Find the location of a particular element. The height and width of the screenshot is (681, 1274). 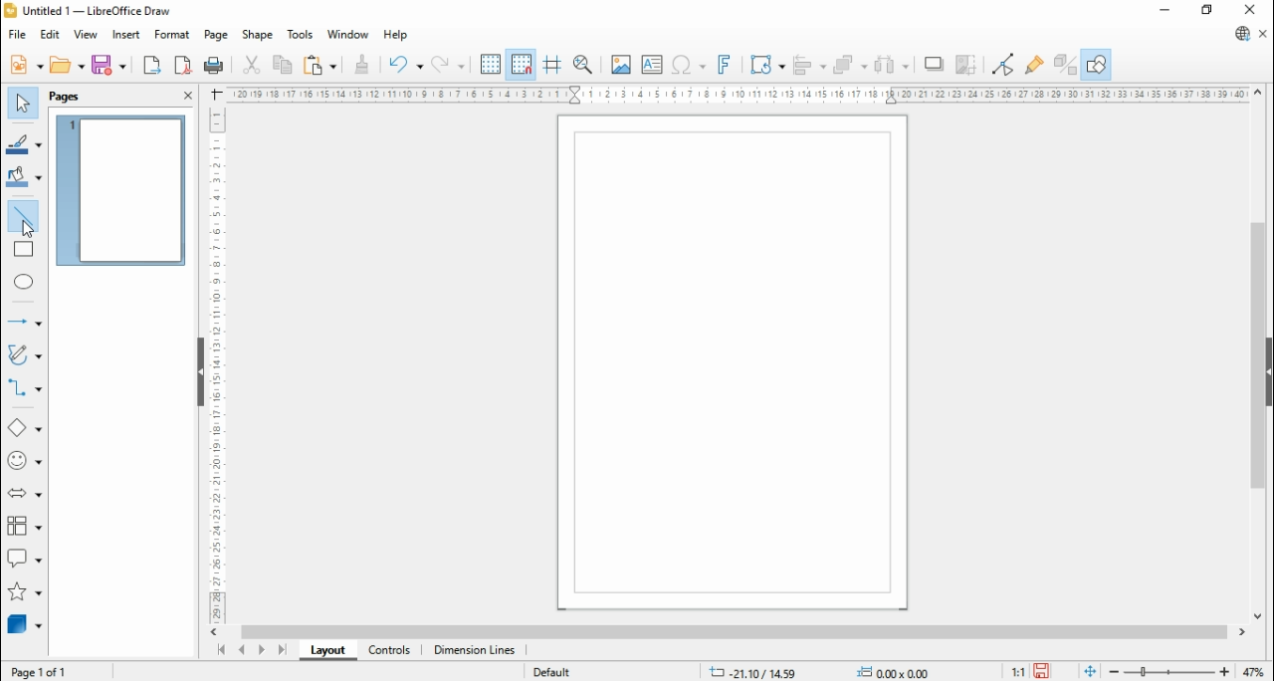

toggle point edit mode is located at coordinates (1003, 63).